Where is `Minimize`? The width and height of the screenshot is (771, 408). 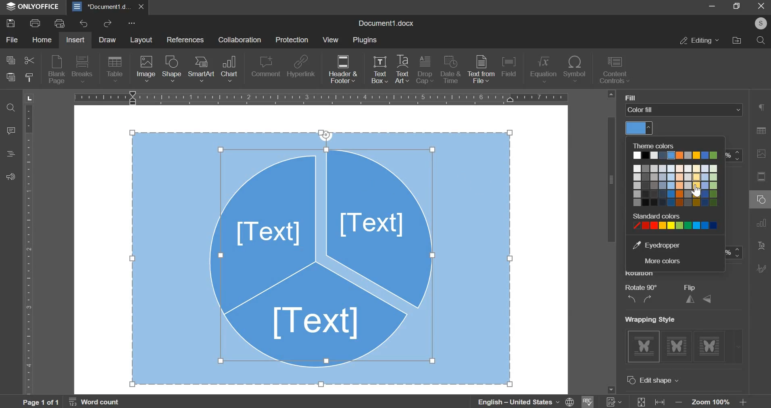 Minimize is located at coordinates (713, 7).